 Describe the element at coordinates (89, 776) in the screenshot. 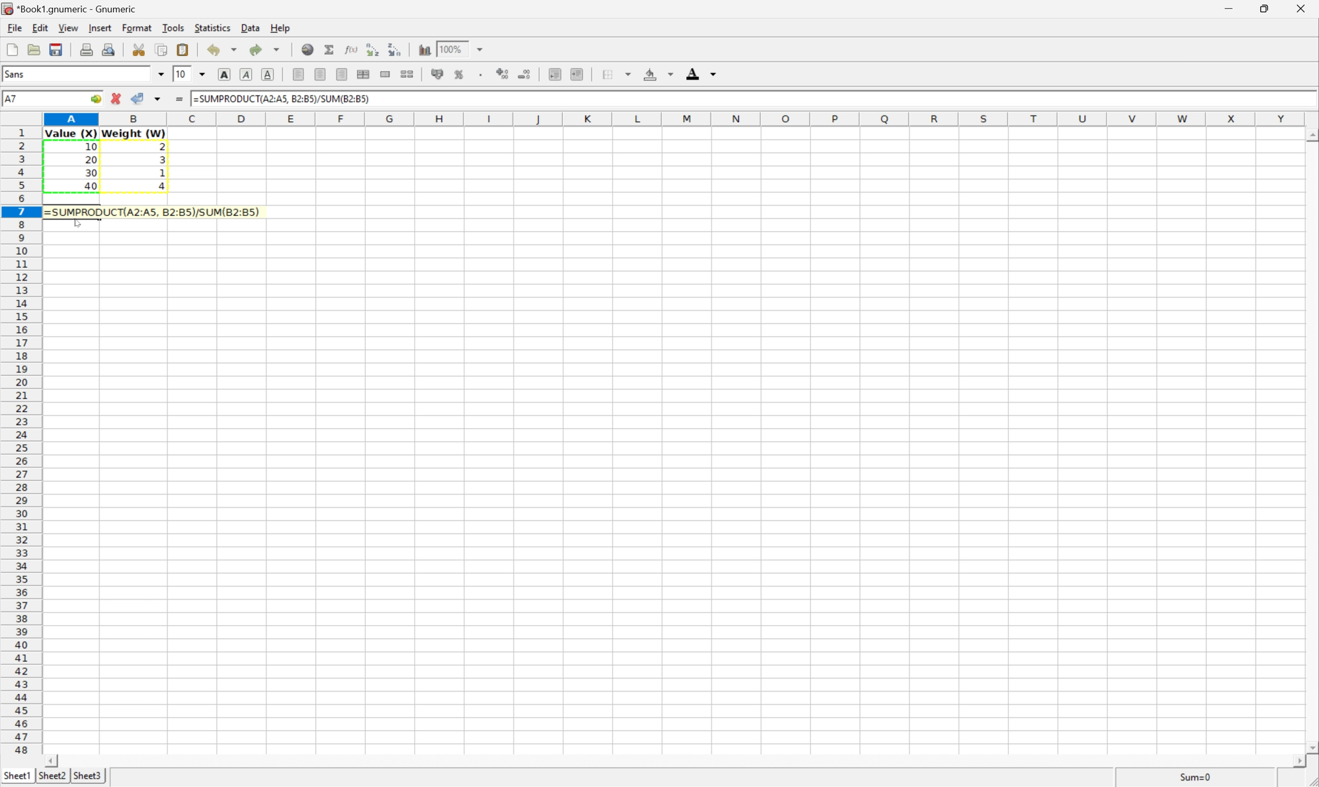

I see `Sheet3` at that location.